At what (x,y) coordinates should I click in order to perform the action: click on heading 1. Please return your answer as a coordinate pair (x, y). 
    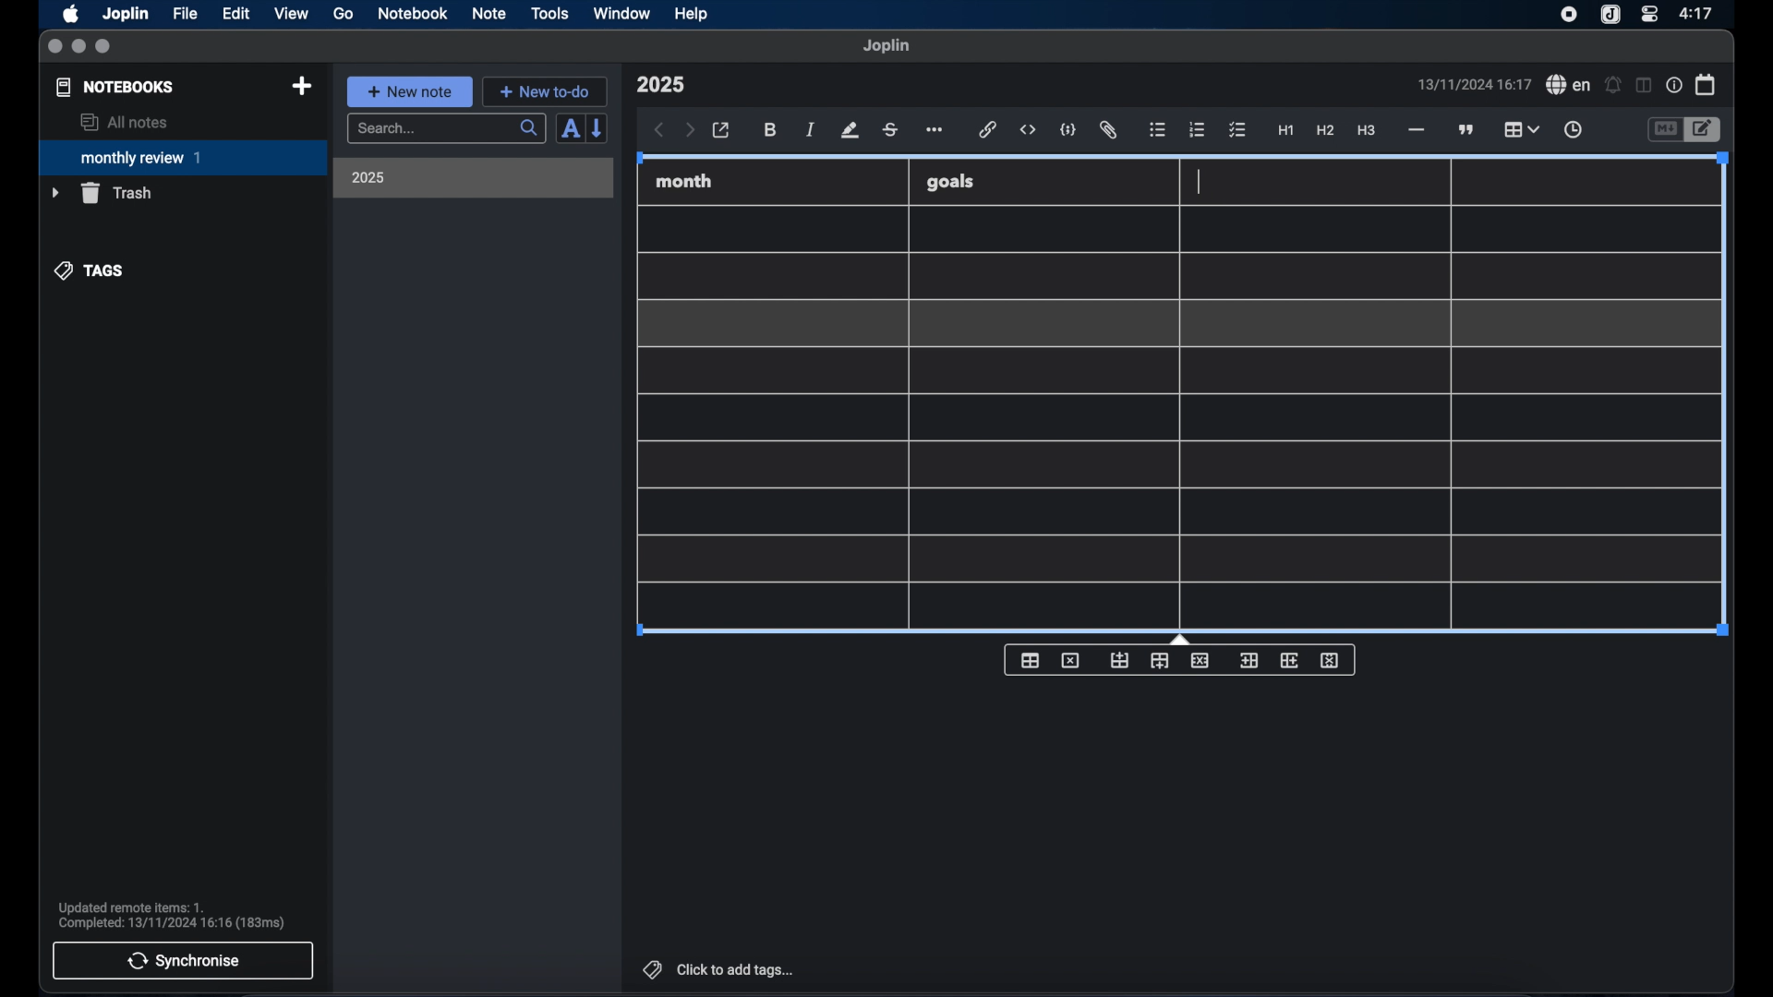
    Looking at the image, I should click on (1286, 131).